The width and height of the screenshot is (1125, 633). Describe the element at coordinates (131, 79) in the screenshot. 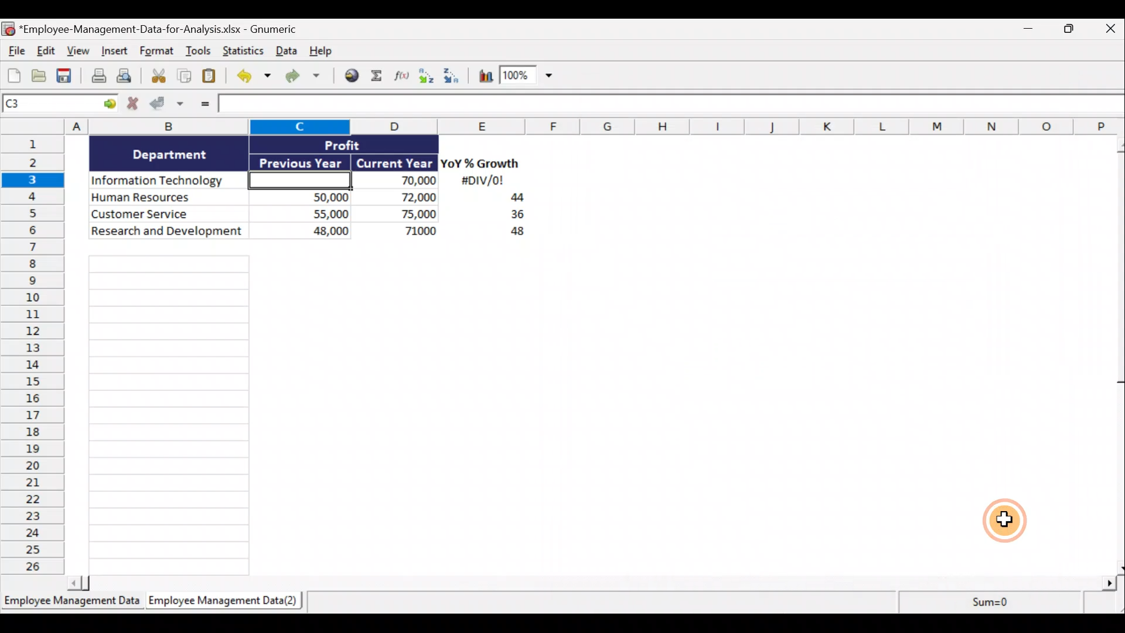

I see `Print preview` at that location.